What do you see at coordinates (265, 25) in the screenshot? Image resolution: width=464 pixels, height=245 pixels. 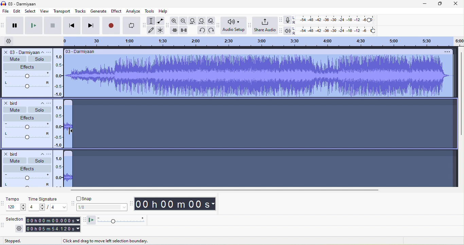 I see `share audio` at bounding box center [265, 25].